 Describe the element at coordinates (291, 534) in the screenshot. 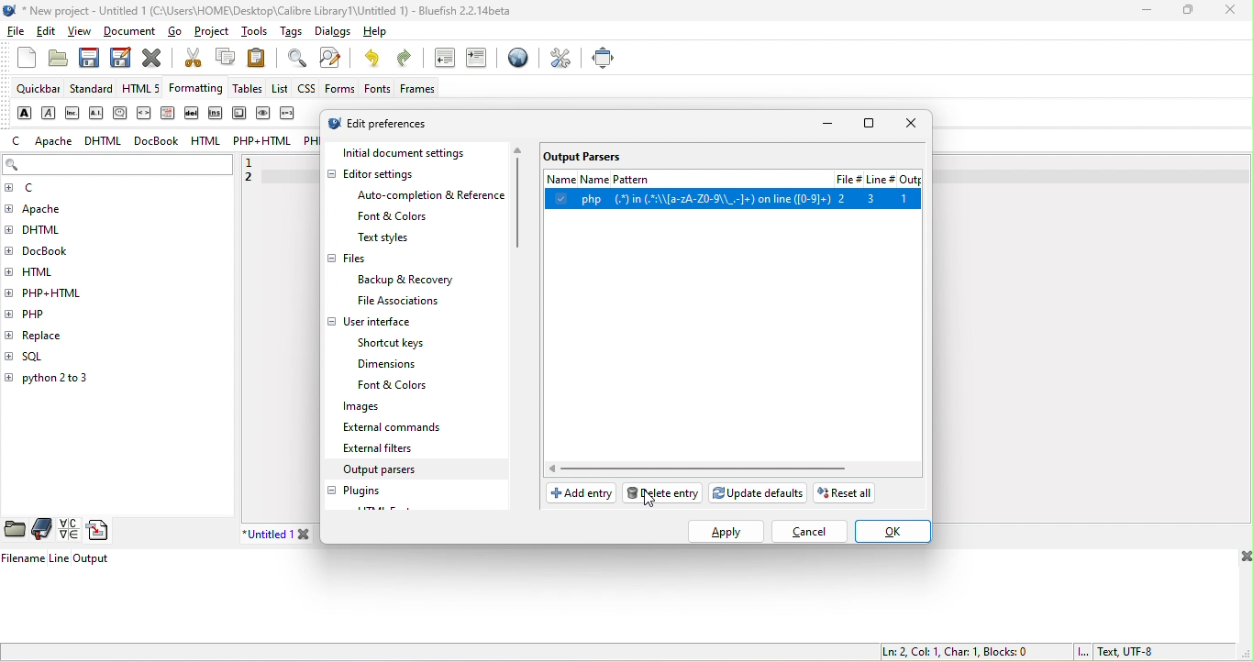

I see `untitled` at that location.